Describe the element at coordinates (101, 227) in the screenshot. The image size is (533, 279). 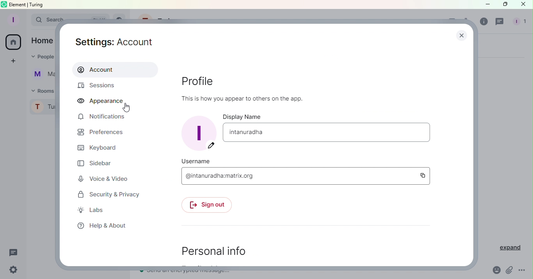
I see `Help and about` at that location.